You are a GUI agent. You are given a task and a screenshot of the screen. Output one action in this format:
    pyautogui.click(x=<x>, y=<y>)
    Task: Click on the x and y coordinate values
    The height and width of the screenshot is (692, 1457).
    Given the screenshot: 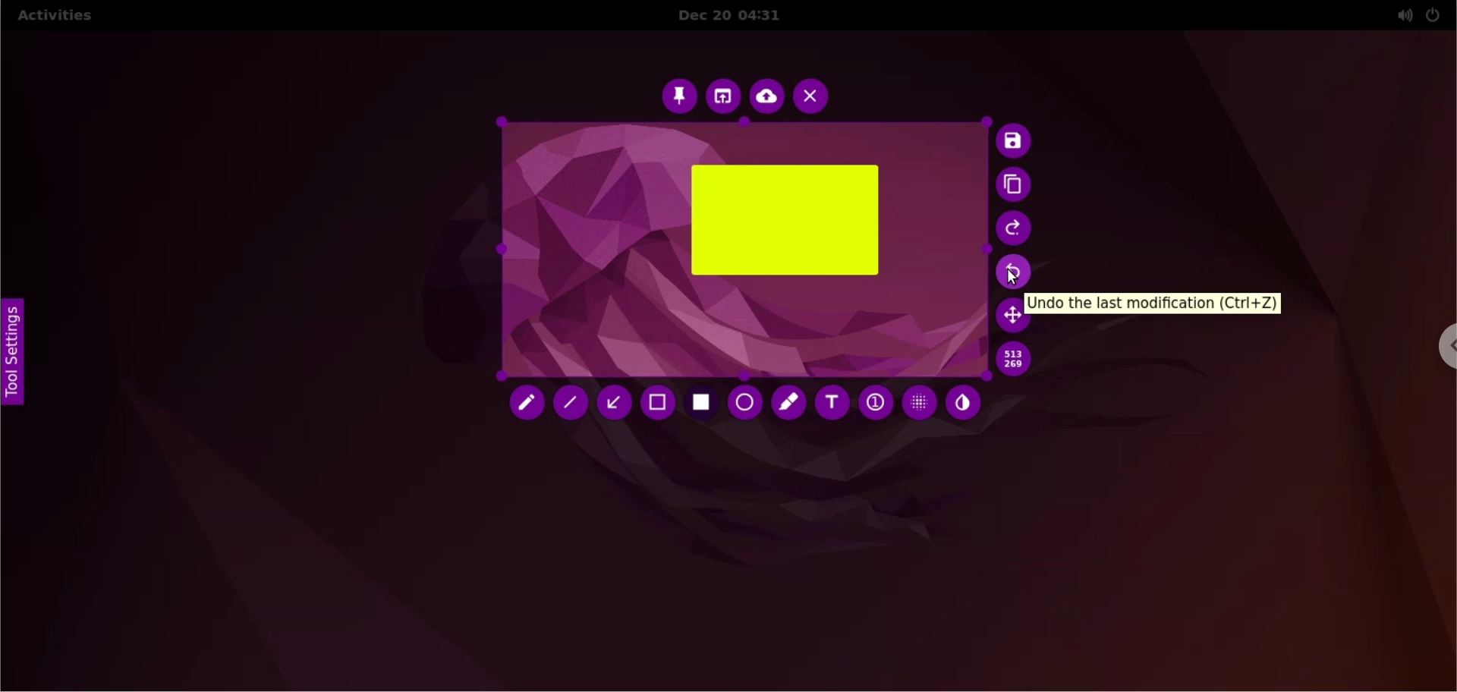 What is the action you would take?
    pyautogui.click(x=1018, y=361)
    